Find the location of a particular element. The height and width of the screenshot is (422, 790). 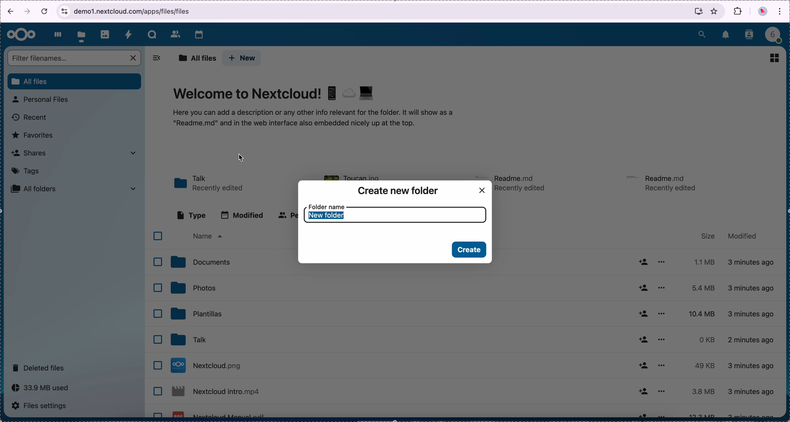

talk is located at coordinates (152, 34).